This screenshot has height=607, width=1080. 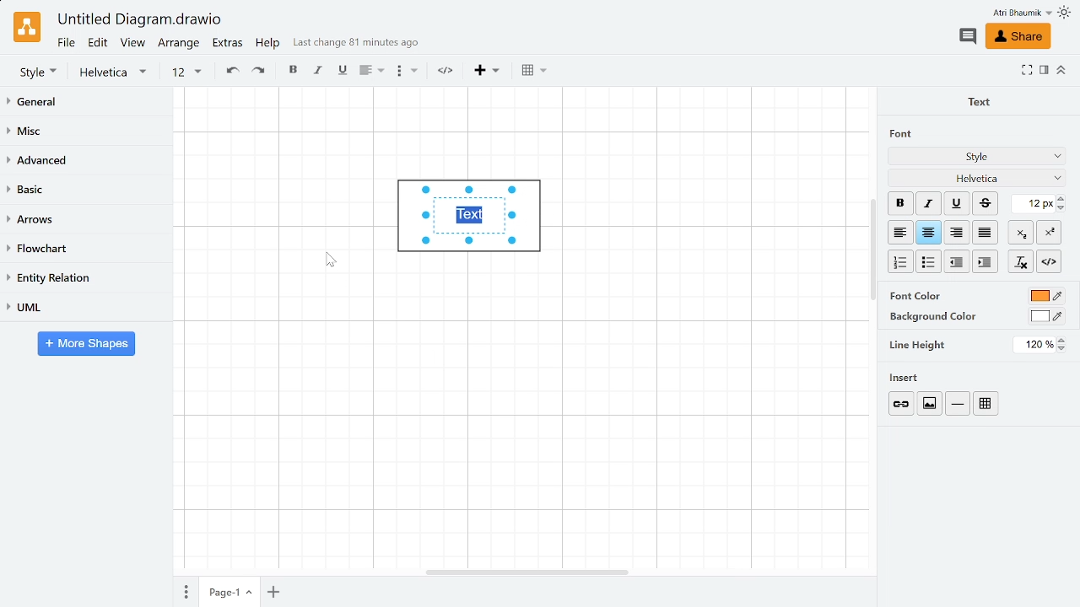 I want to click on Theme, so click(x=1066, y=13).